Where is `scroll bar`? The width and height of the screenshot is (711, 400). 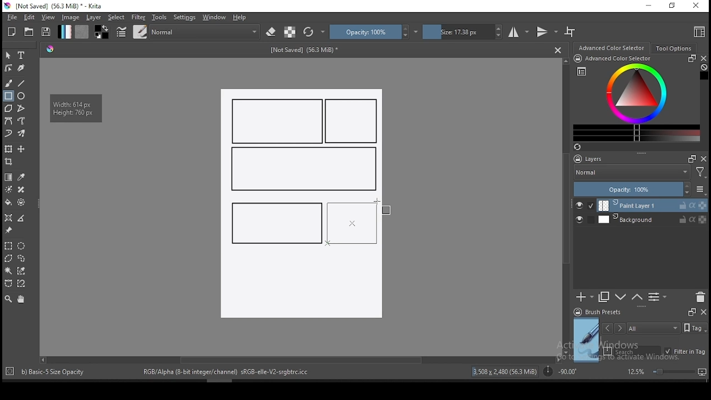 scroll bar is located at coordinates (567, 206).